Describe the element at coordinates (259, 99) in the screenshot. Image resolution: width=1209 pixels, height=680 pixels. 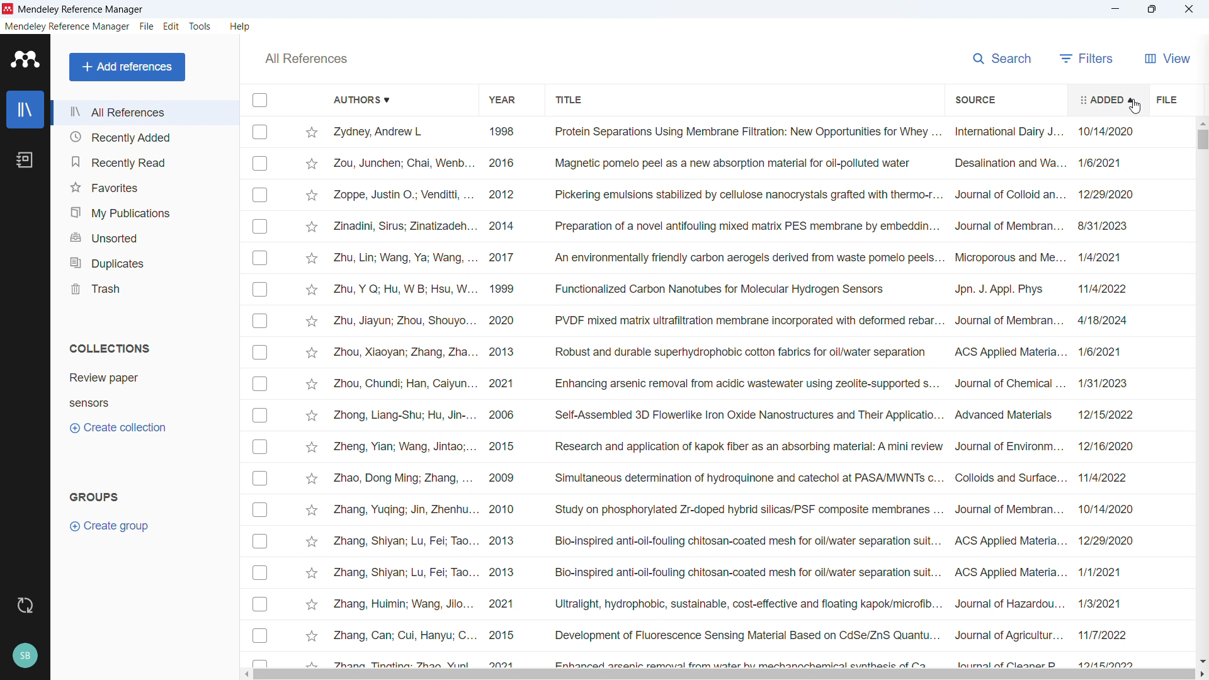
I see `Select all ` at that location.